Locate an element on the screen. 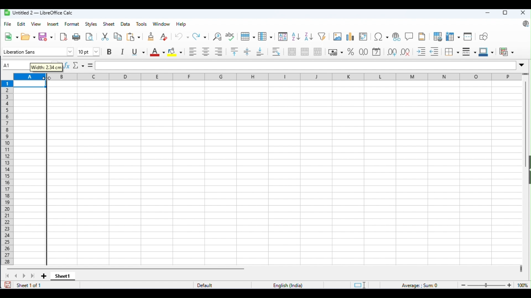 The height and width of the screenshot is (298, 531). previous sheet is located at coordinates (16, 276).